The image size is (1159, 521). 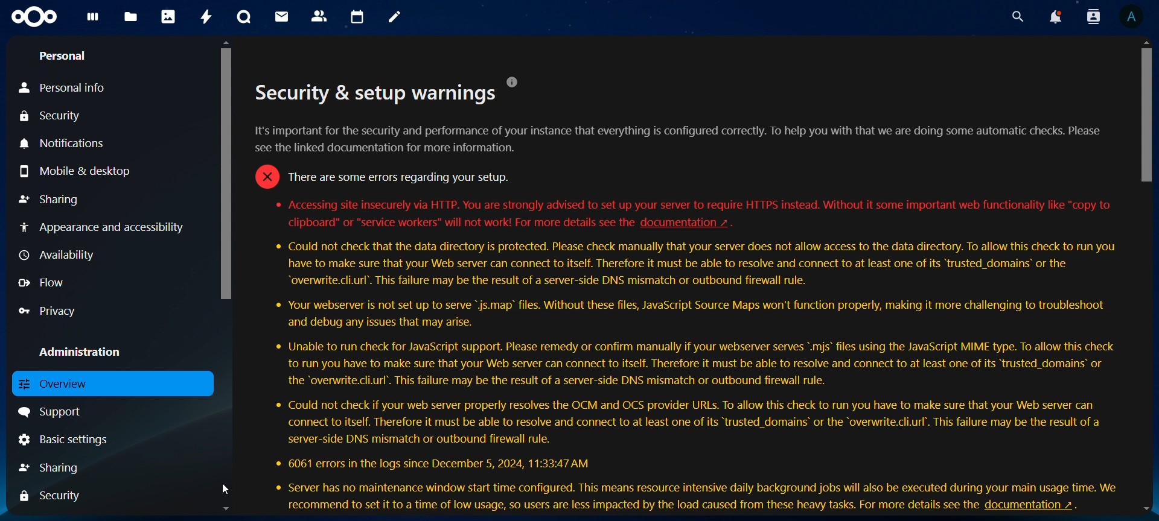 I want to click on * Unable to run check for JavaScript support. Please remedy or confirm manually if your webserver serves ".mjs’ files using the JavaScript MIME type. To allow this check
to run you have to make sure that your Web server can connect to itself. Therefore it must be able to resolve and connect to at least one of its “trusted_domains™ or
the “overwrite.cli.url’. This failure may be the result of a server-side DNS mismatch or outbound firewall rule., so click(x=698, y=365).